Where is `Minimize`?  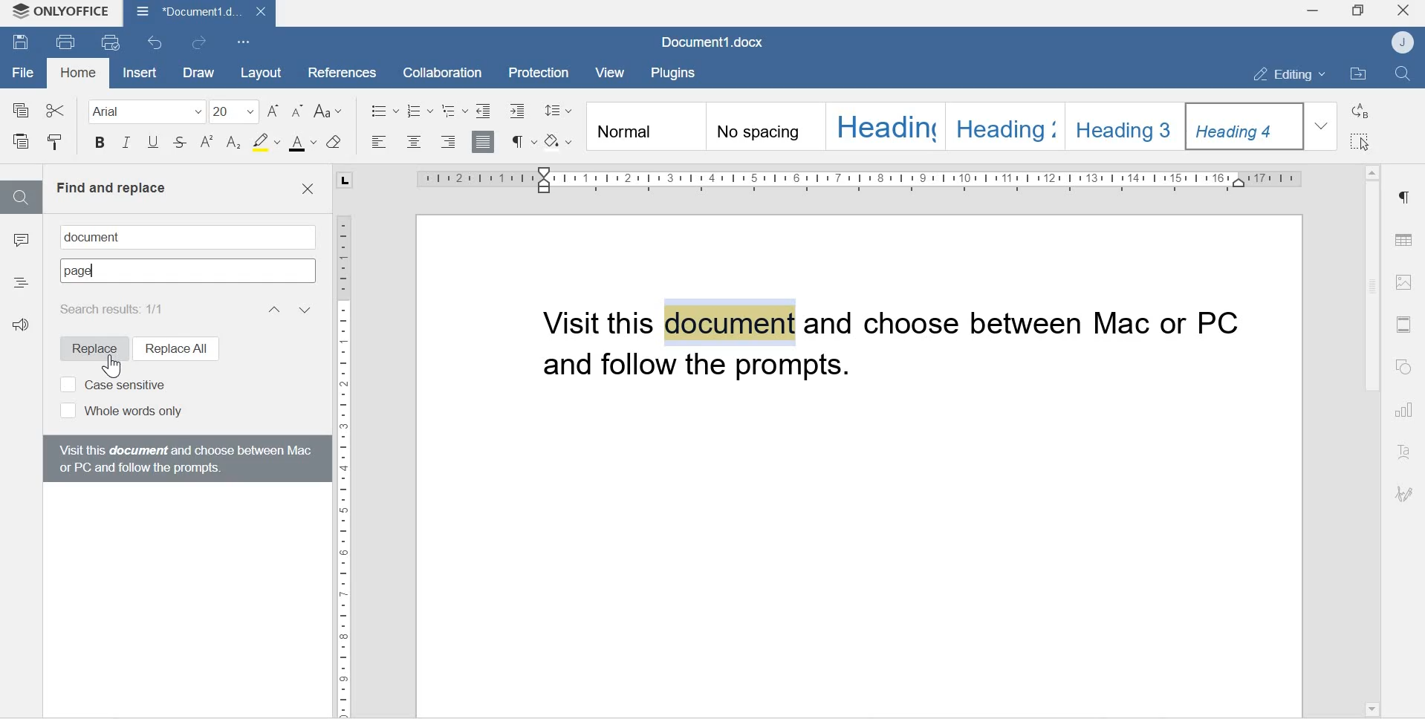
Minimize is located at coordinates (1311, 13).